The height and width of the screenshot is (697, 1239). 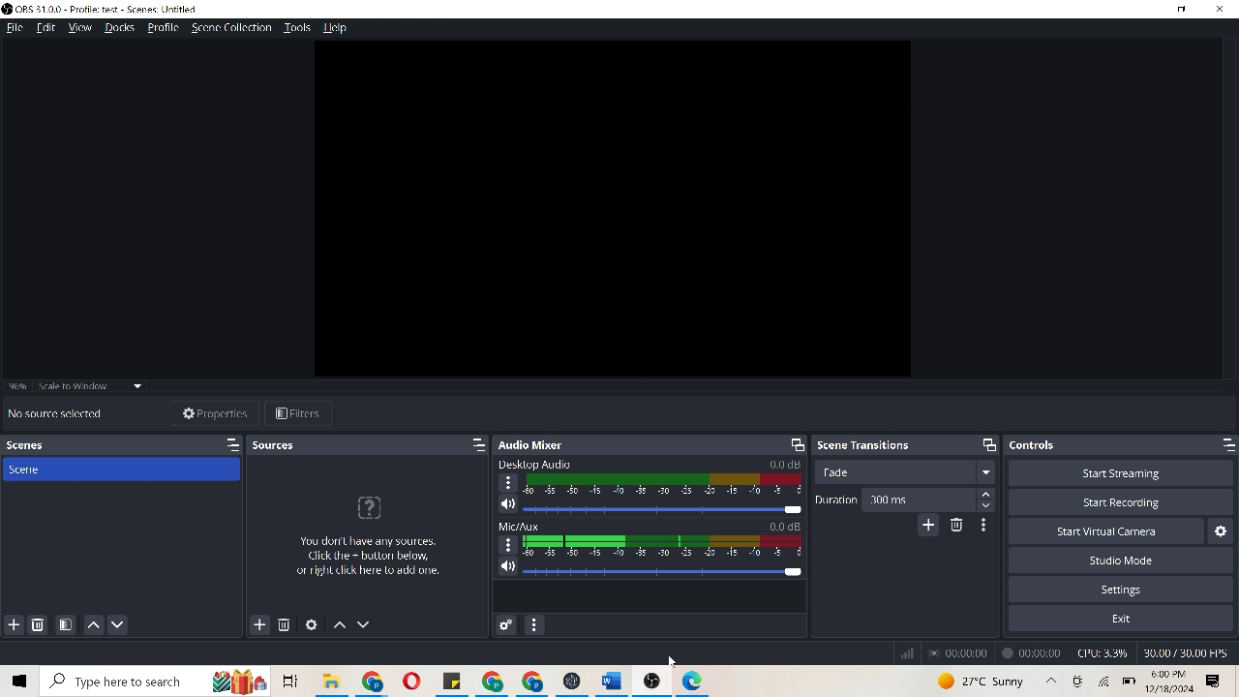 I want to click on studio mode, so click(x=1123, y=562).